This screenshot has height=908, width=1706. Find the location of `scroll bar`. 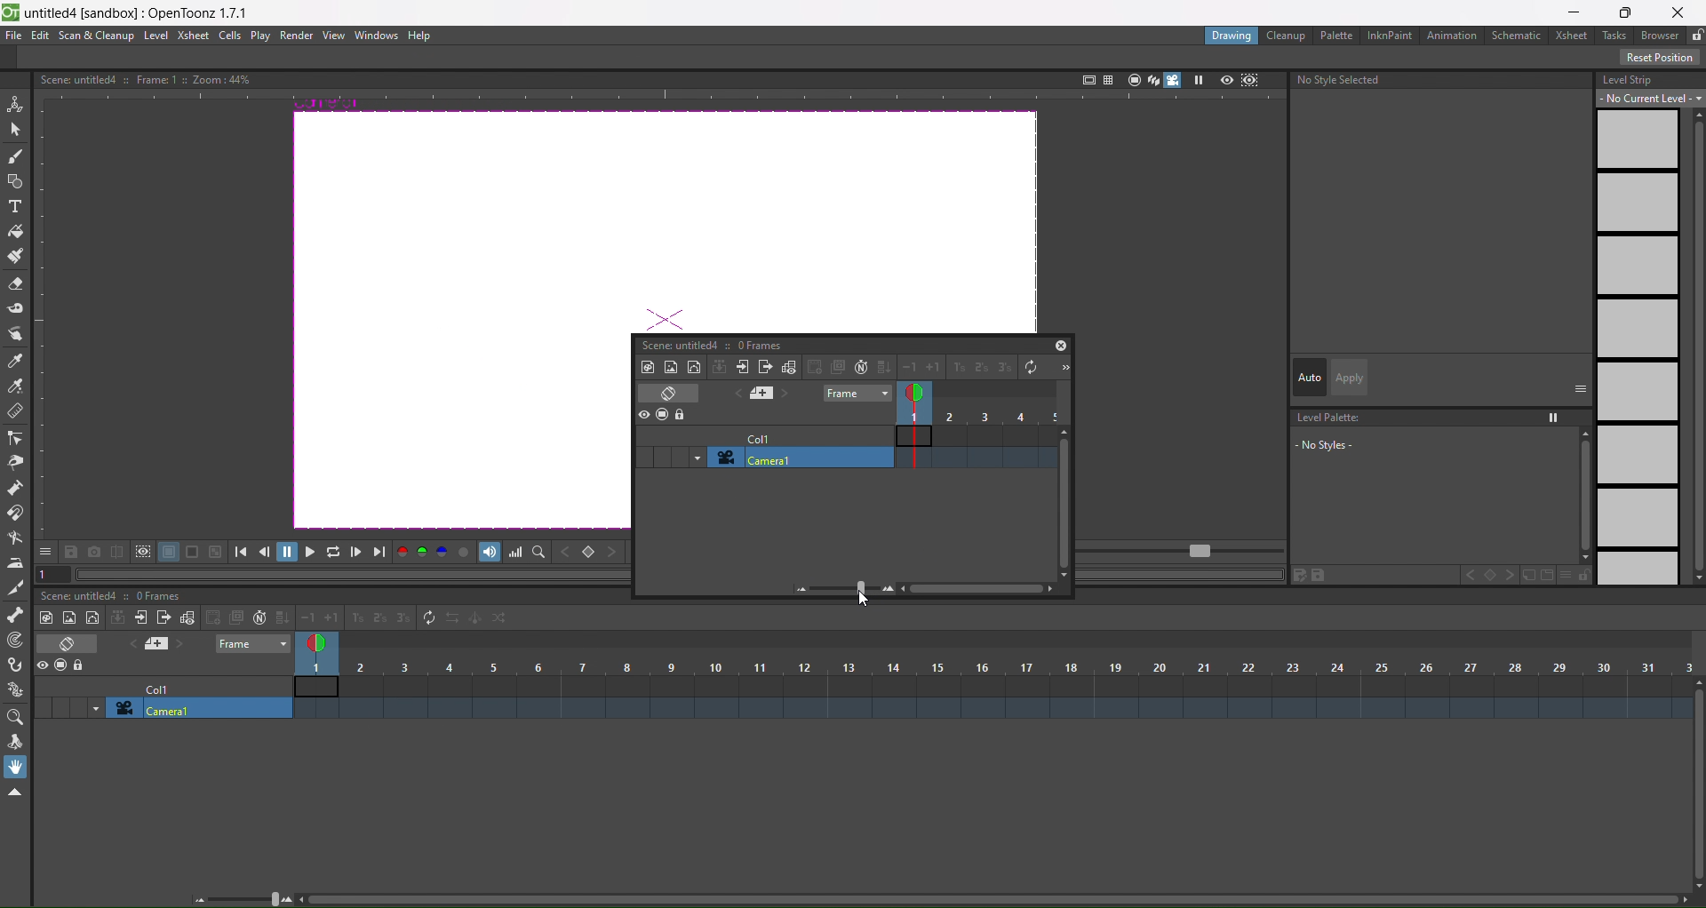

scroll bar is located at coordinates (988, 902).